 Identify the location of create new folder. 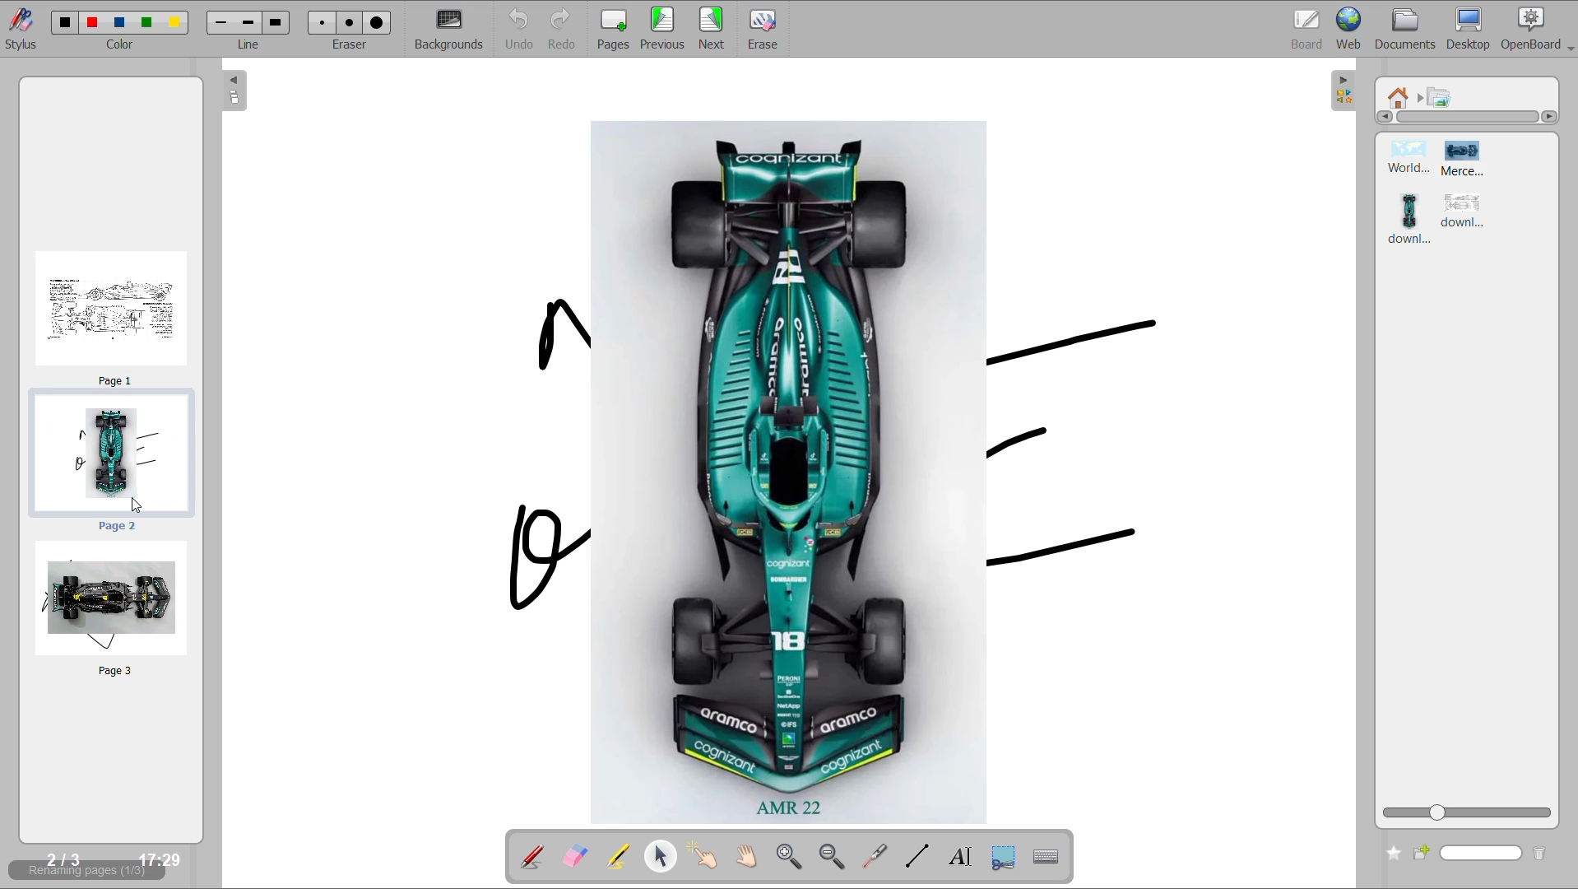
(1427, 850).